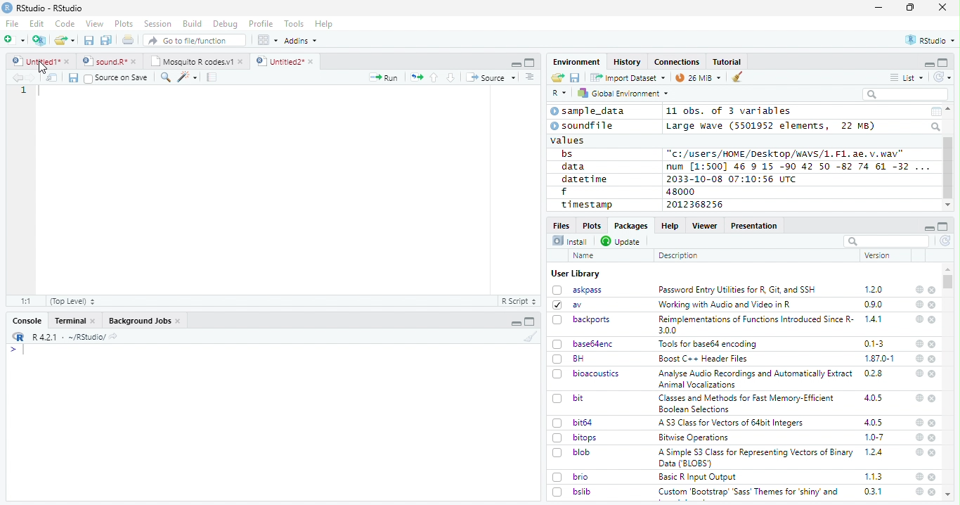  I want to click on Source on Save, so click(115, 77).